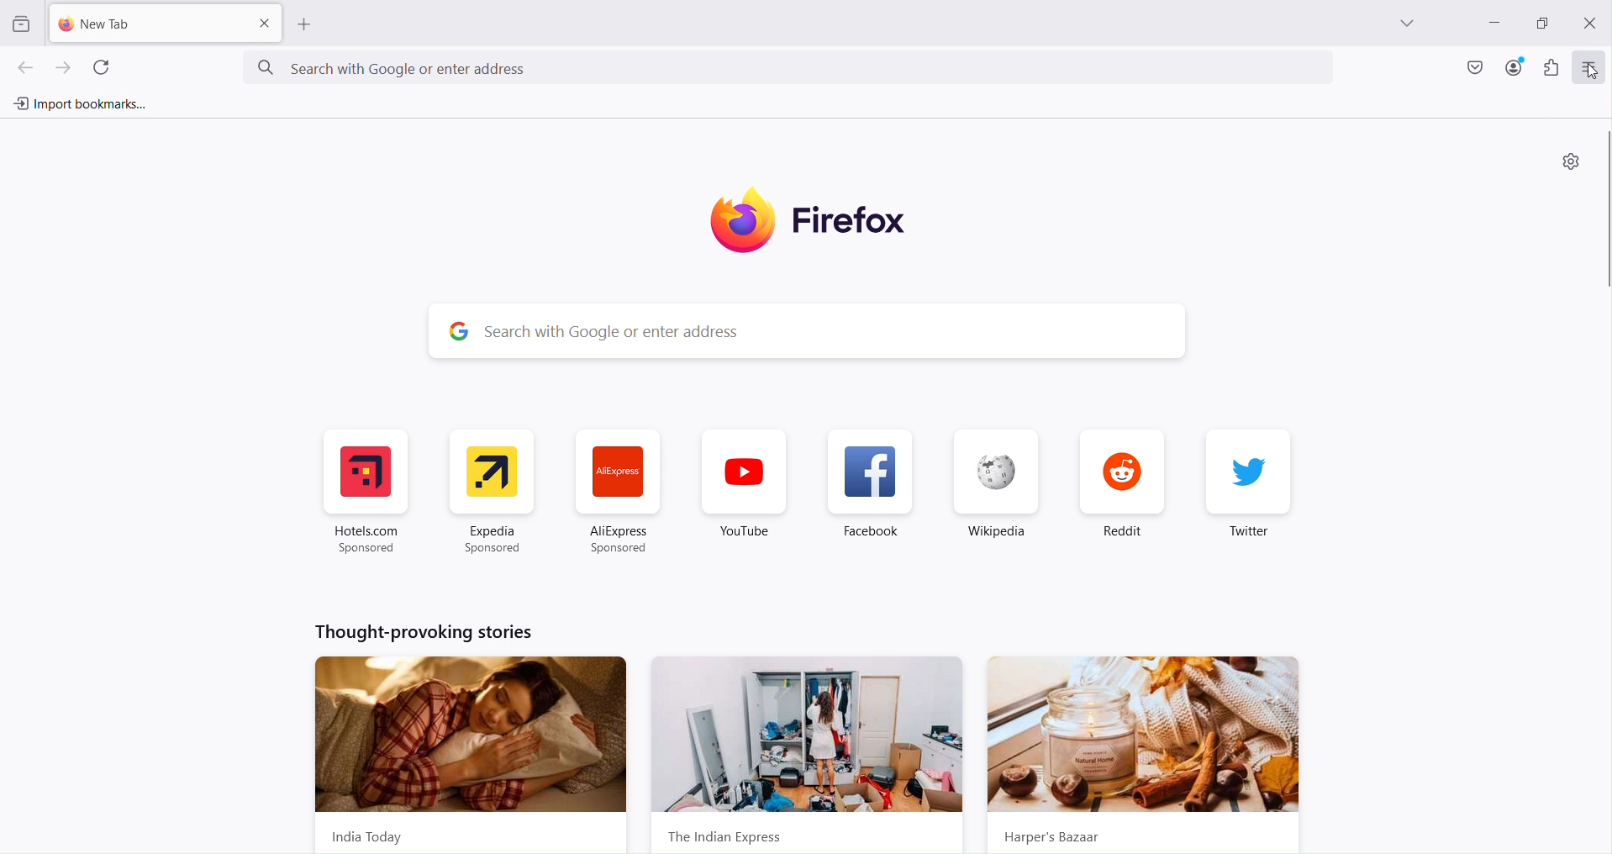  What do you see at coordinates (455, 330) in the screenshot?
I see `google logo` at bounding box center [455, 330].